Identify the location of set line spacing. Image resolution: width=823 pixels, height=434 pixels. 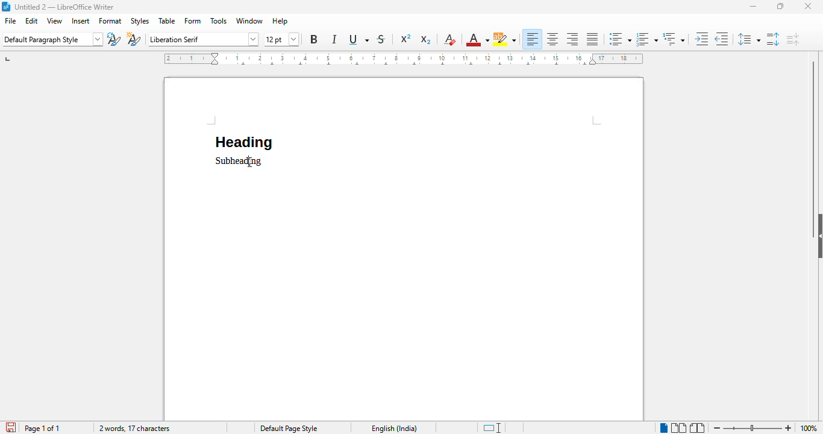
(748, 39).